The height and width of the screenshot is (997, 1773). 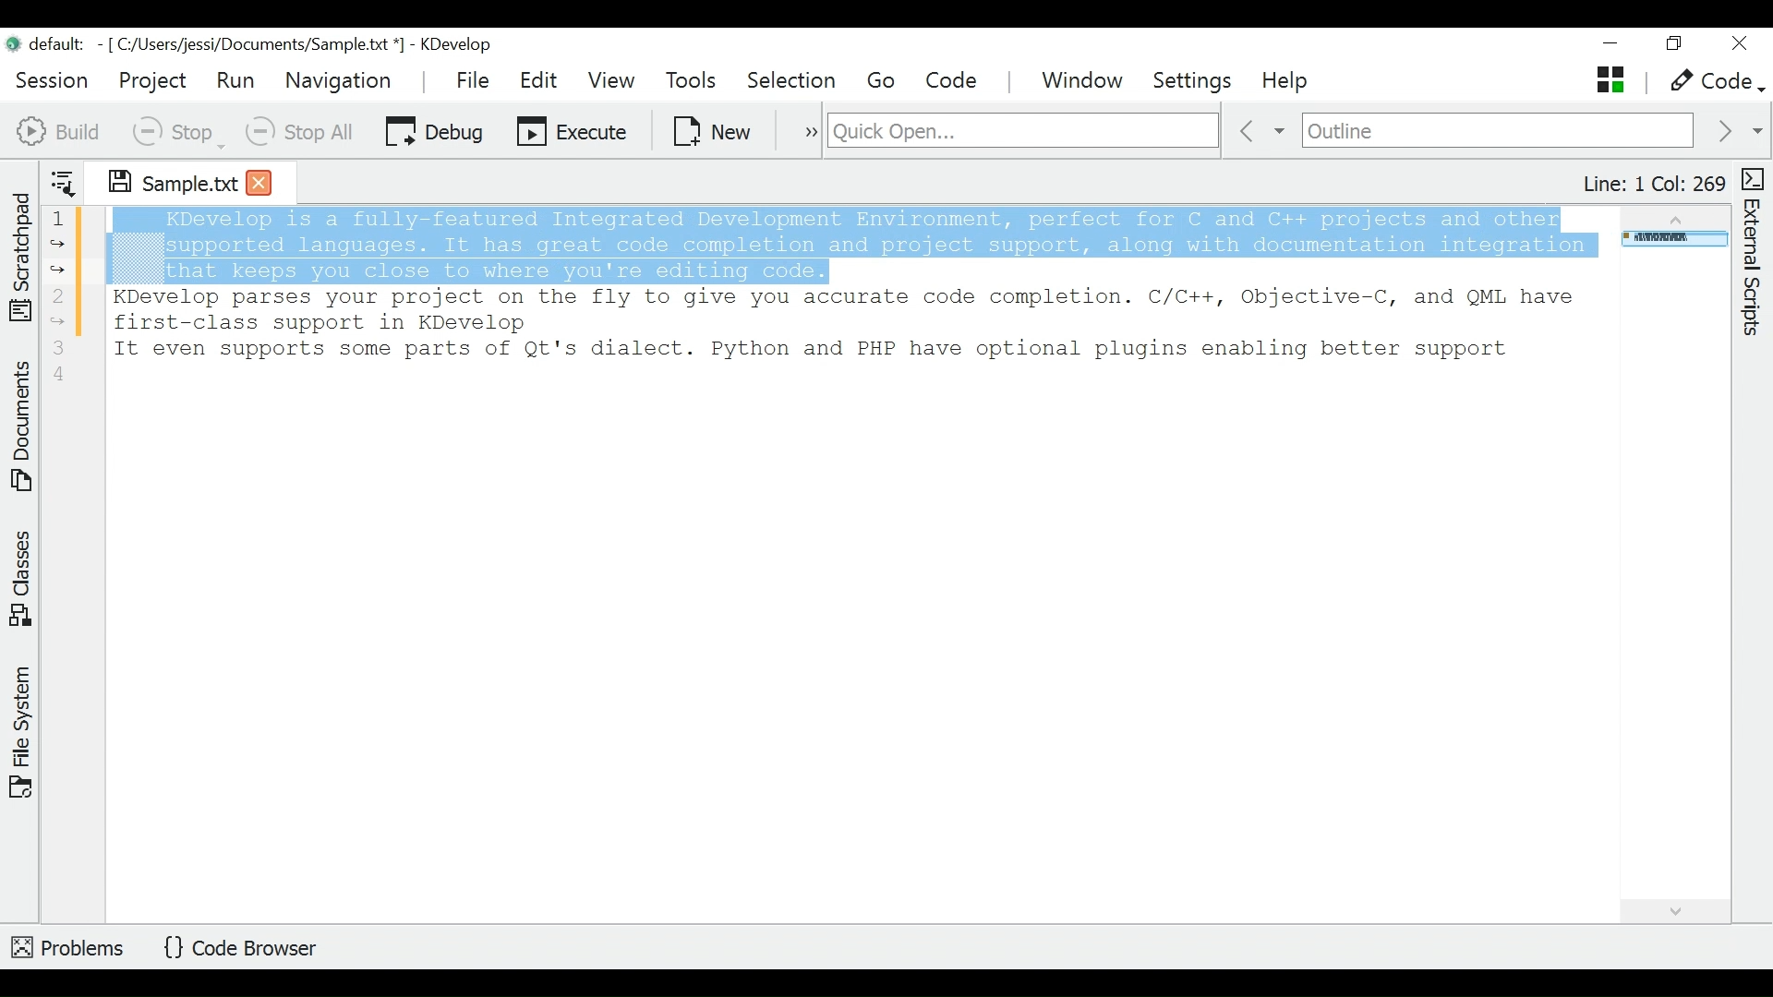 I want to click on Debug, so click(x=434, y=129).